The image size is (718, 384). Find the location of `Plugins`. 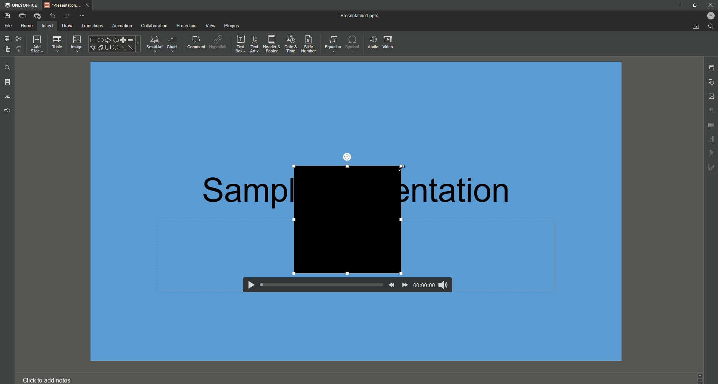

Plugins is located at coordinates (231, 25).